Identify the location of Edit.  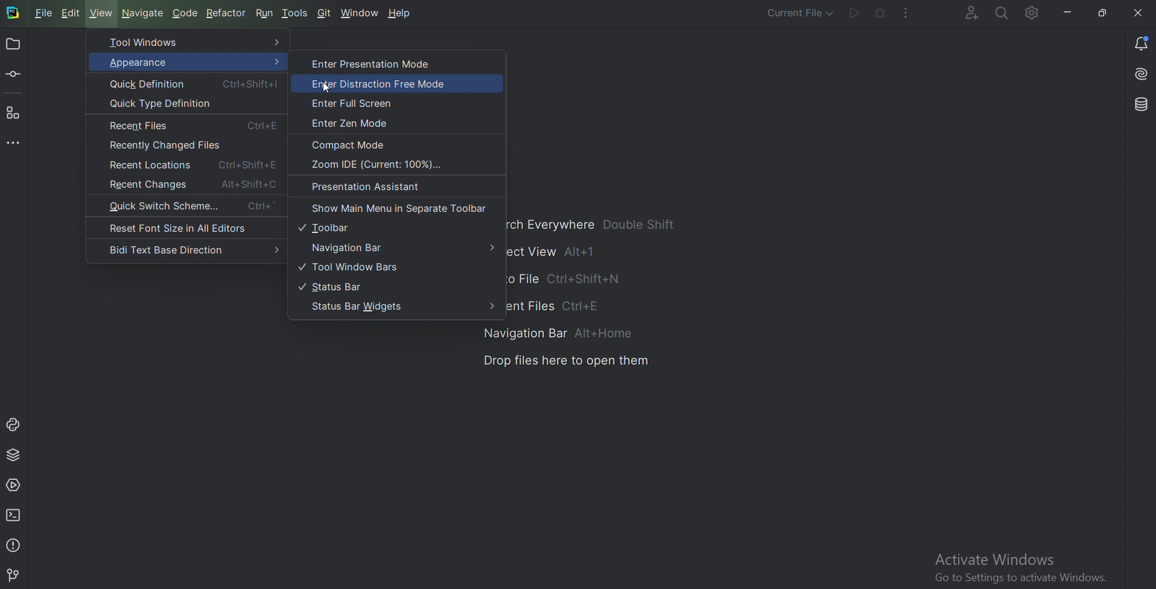
(72, 13).